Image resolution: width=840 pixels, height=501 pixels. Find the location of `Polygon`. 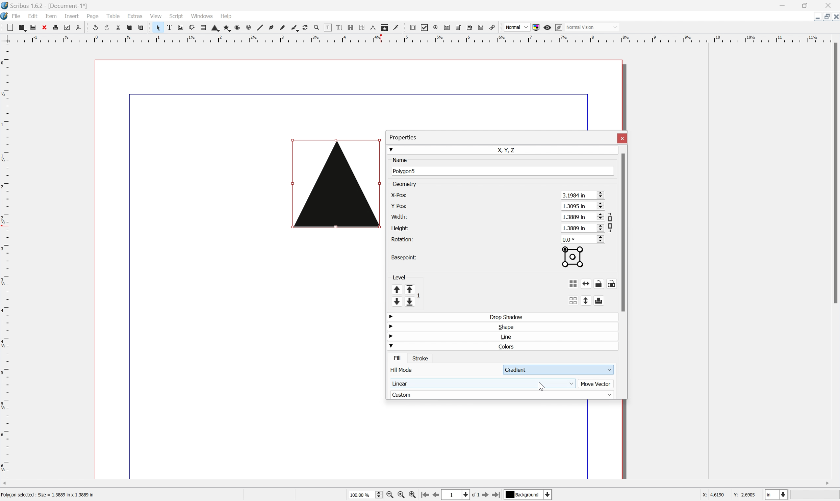

Polygon is located at coordinates (224, 28).